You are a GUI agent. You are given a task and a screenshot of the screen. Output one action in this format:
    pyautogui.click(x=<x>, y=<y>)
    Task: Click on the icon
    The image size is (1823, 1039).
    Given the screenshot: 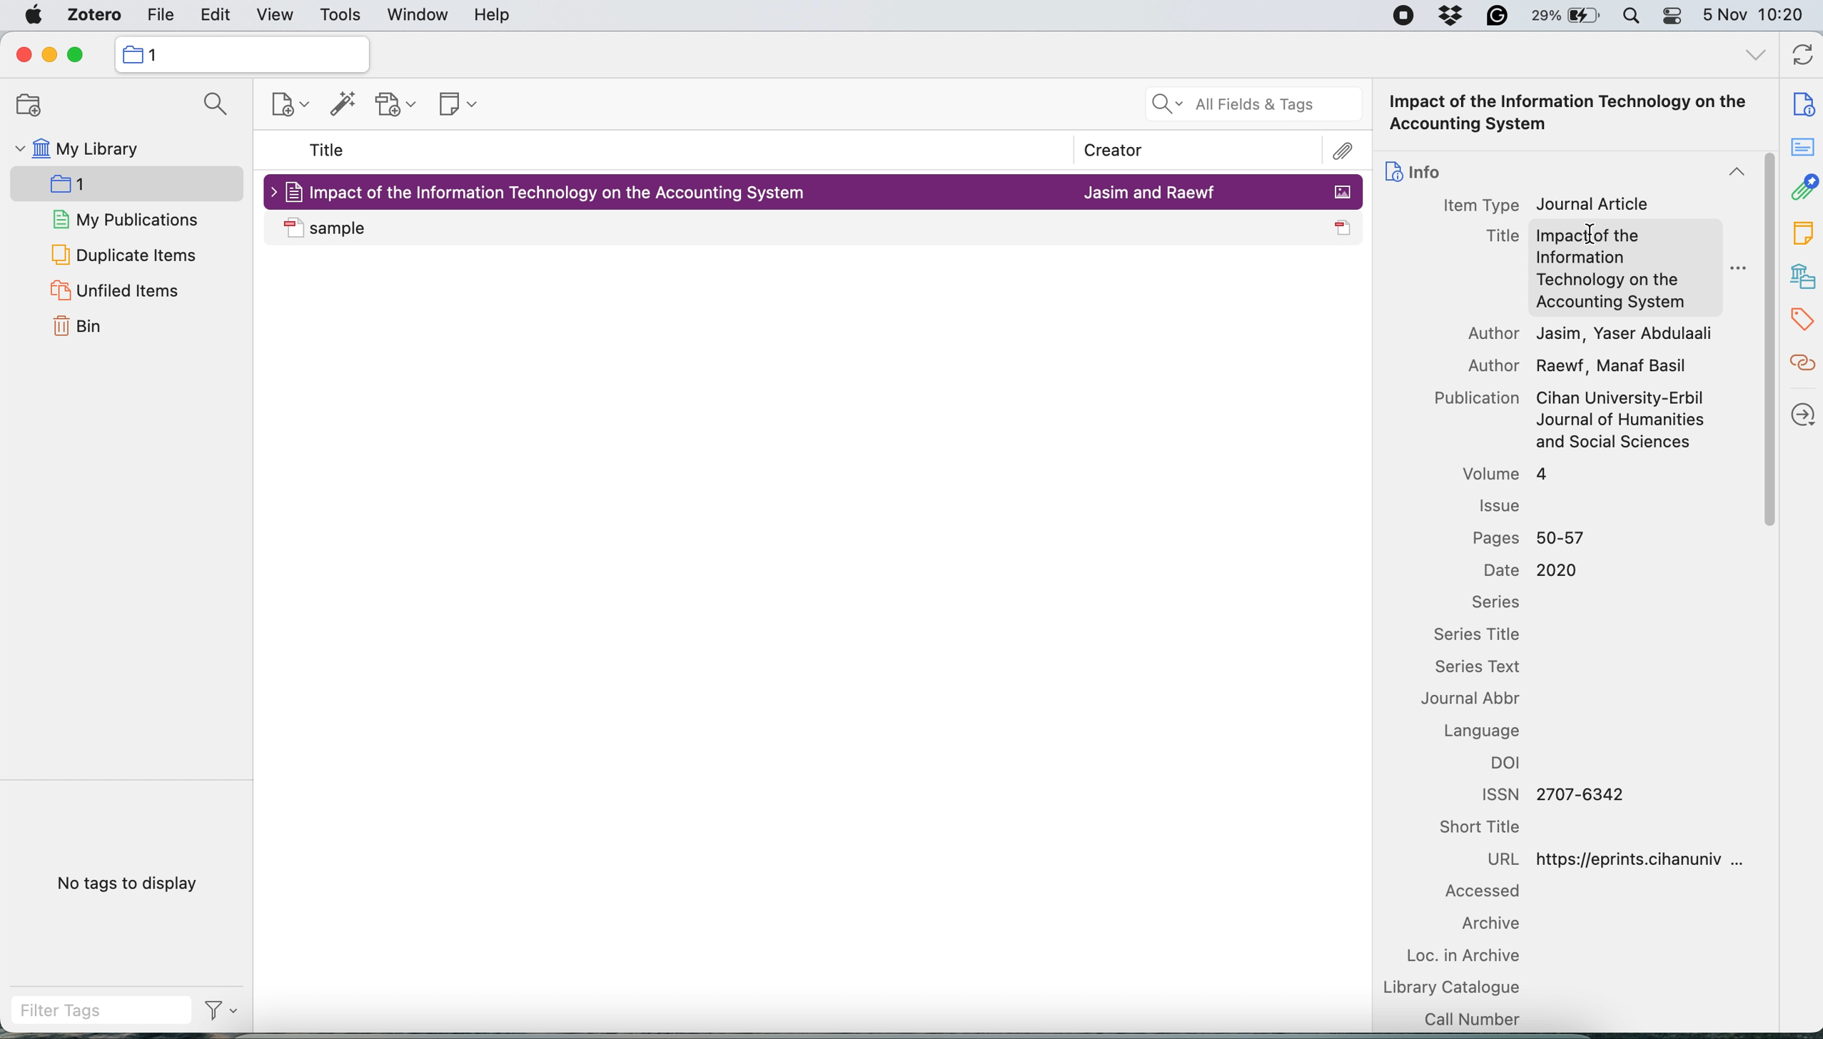 What is the action you would take?
    pyautogui.click(x=292, y=192)
    